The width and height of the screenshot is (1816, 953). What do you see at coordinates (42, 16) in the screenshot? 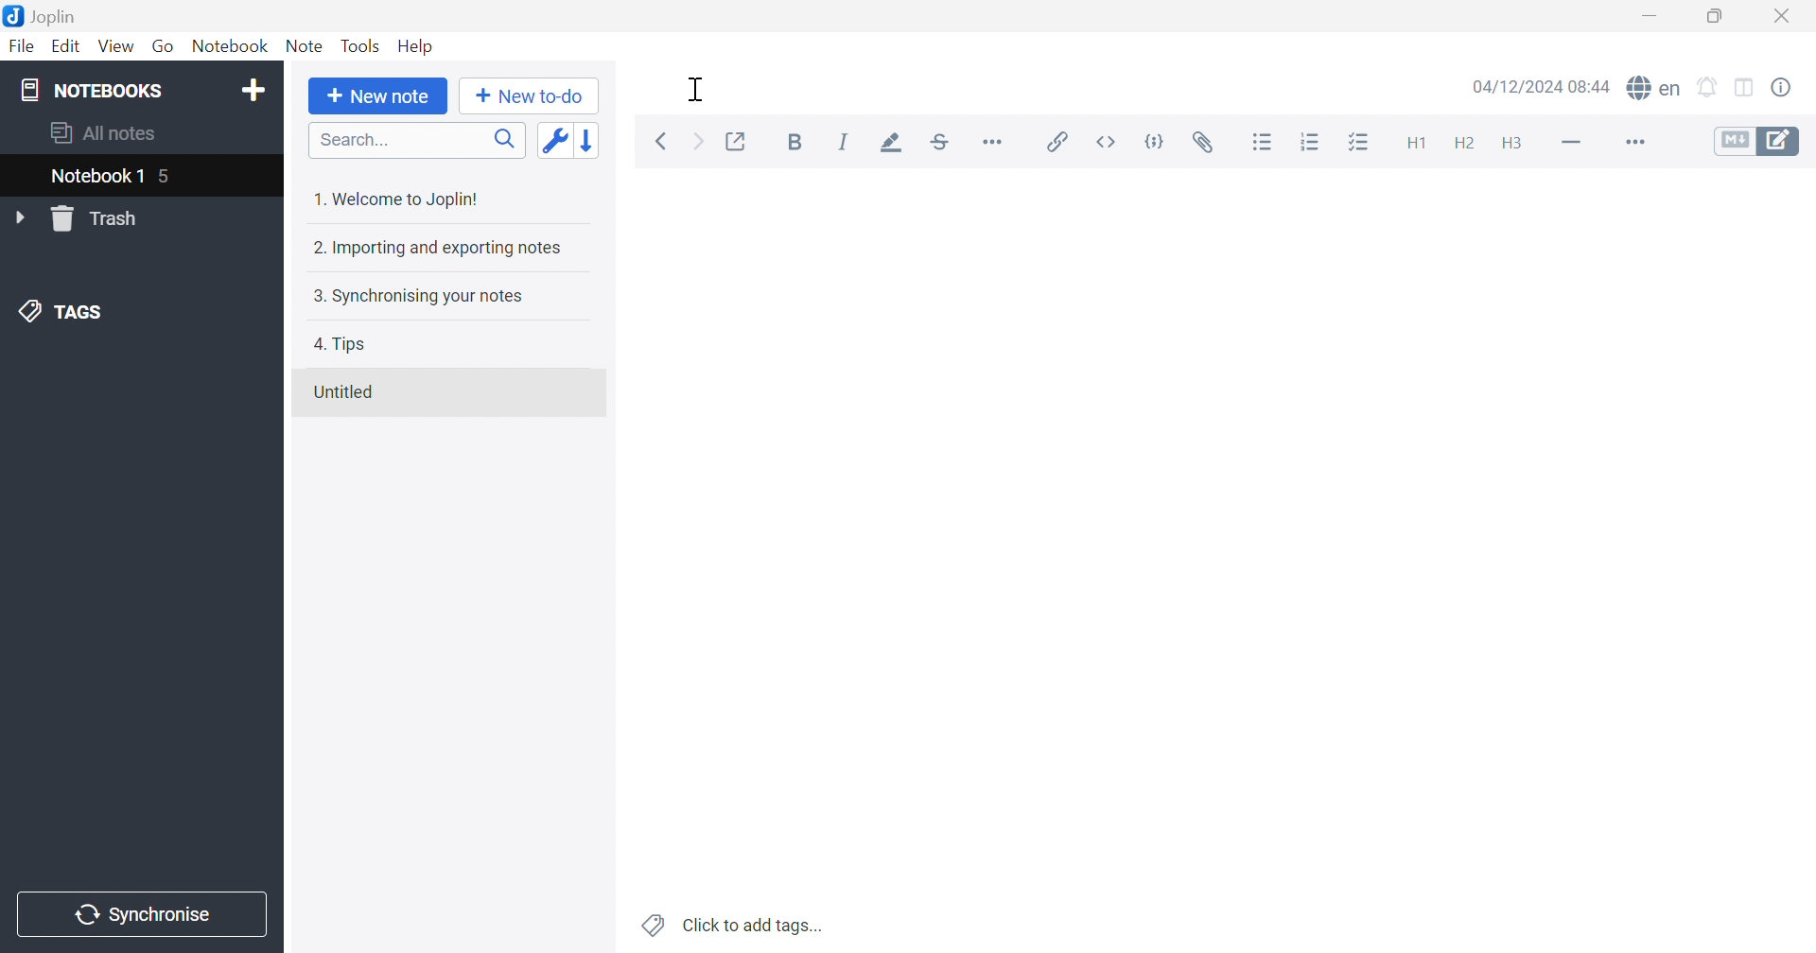
I see `Joplin` at bounding box center [42, 16].